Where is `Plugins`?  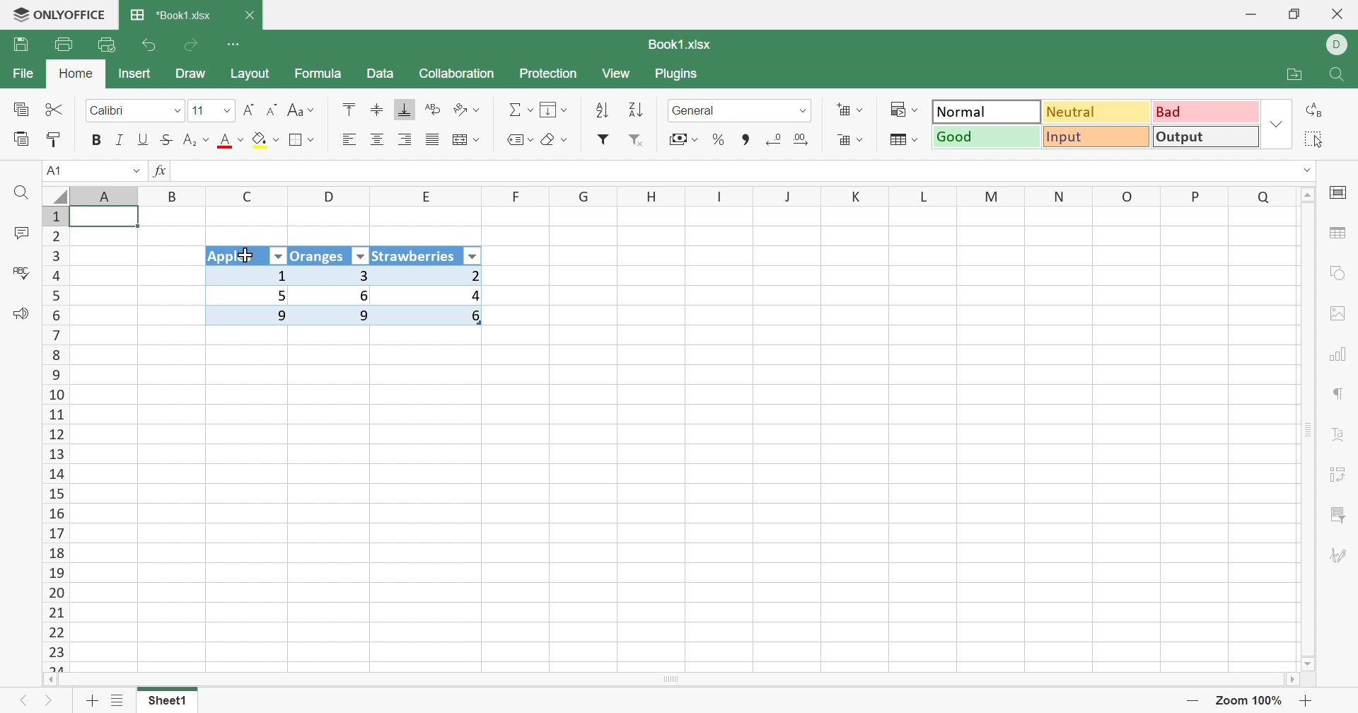
Plugins is located at coordinates (680, 76).